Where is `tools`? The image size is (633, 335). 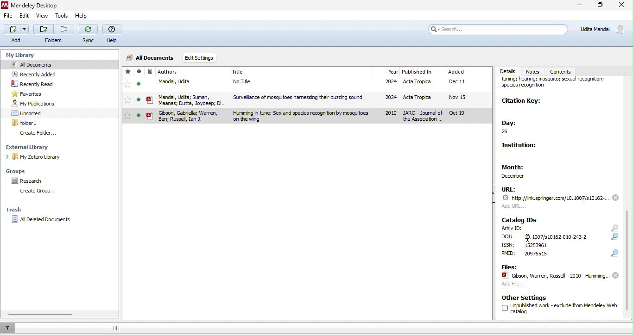 tools is located at coordinates (60, 17).